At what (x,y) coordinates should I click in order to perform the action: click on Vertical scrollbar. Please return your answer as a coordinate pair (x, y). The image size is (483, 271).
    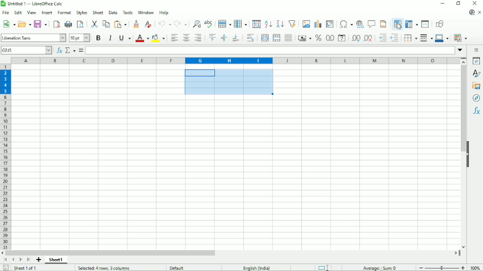
    Looking at the image, I should click on (461, 109).